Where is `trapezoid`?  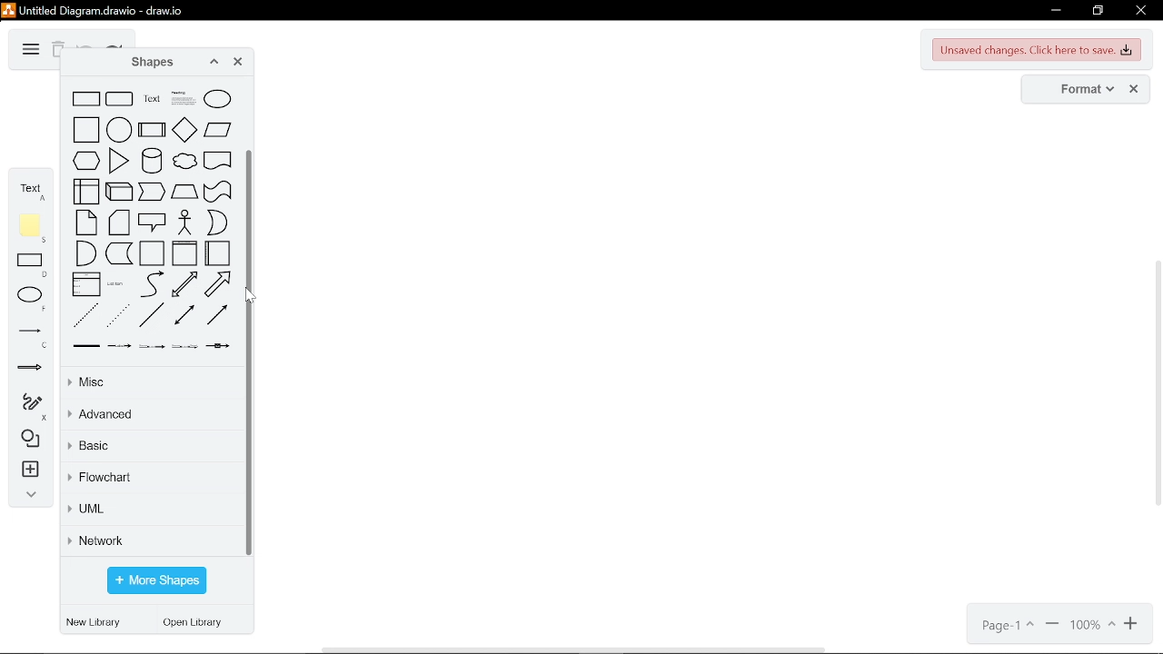 trapezoid is located at coordinates (184, 192).